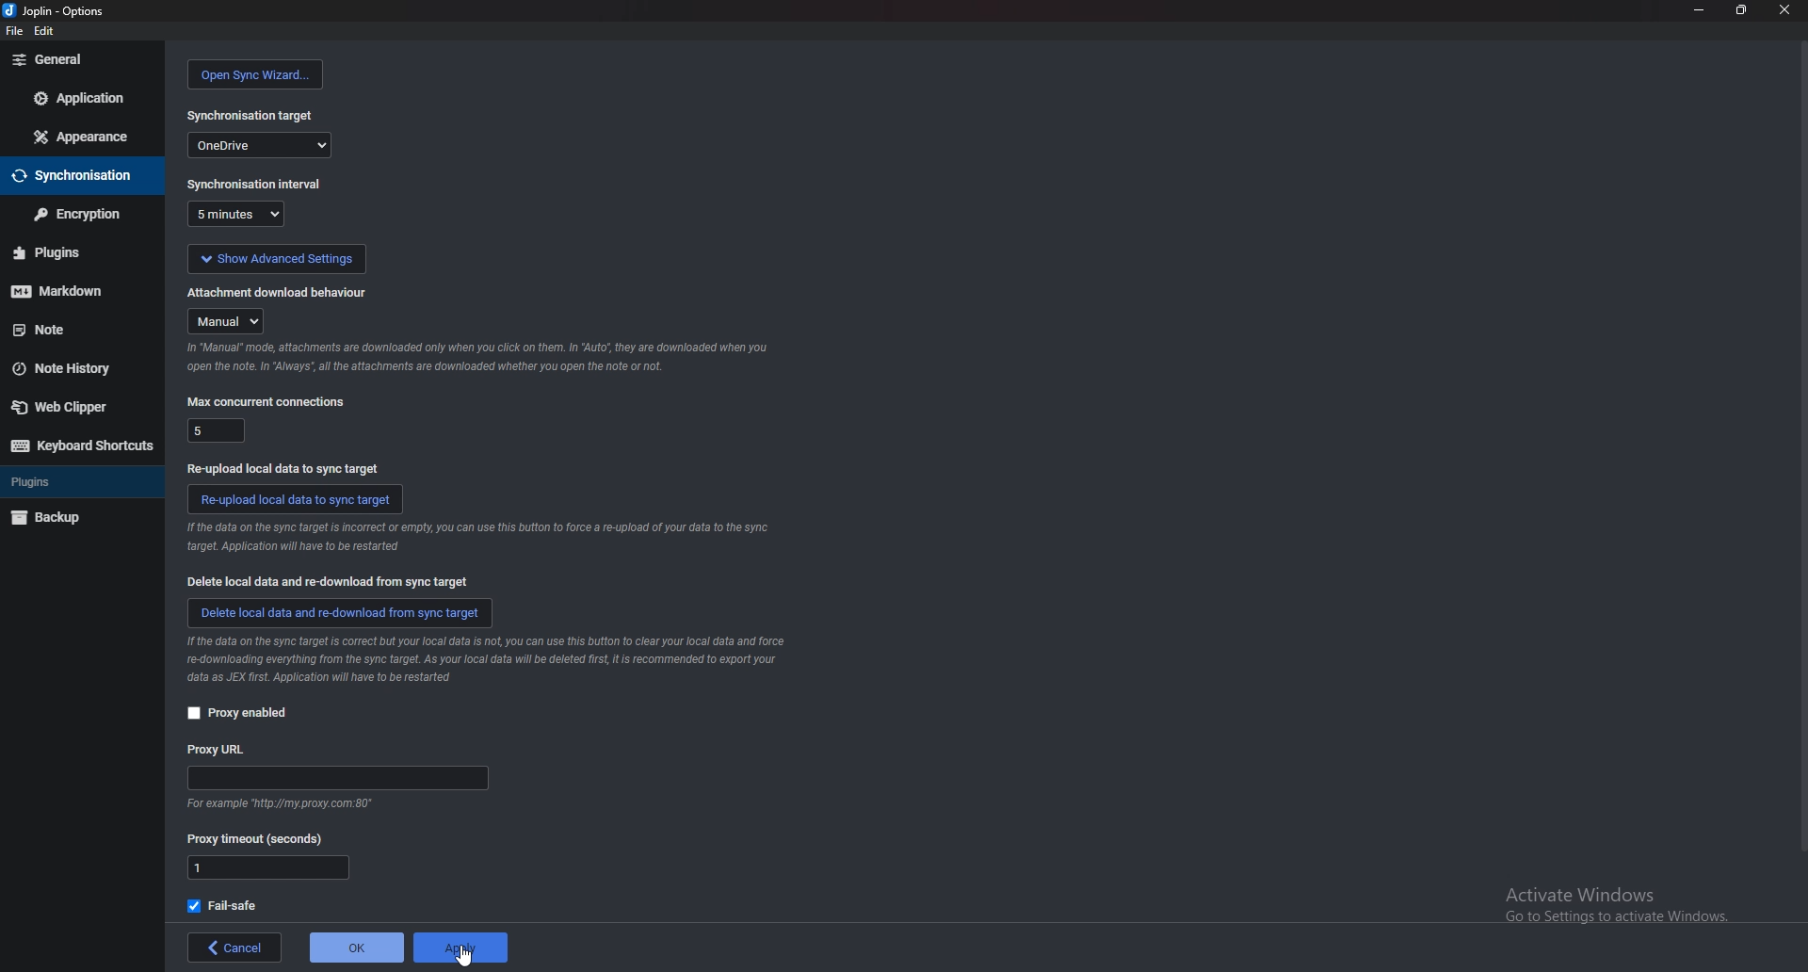 The height and width of the screenshot is (972, 1808). What do you see at coordinates (218, 429) in the screenshot?
I see `5` at bounding box center [218, 429].